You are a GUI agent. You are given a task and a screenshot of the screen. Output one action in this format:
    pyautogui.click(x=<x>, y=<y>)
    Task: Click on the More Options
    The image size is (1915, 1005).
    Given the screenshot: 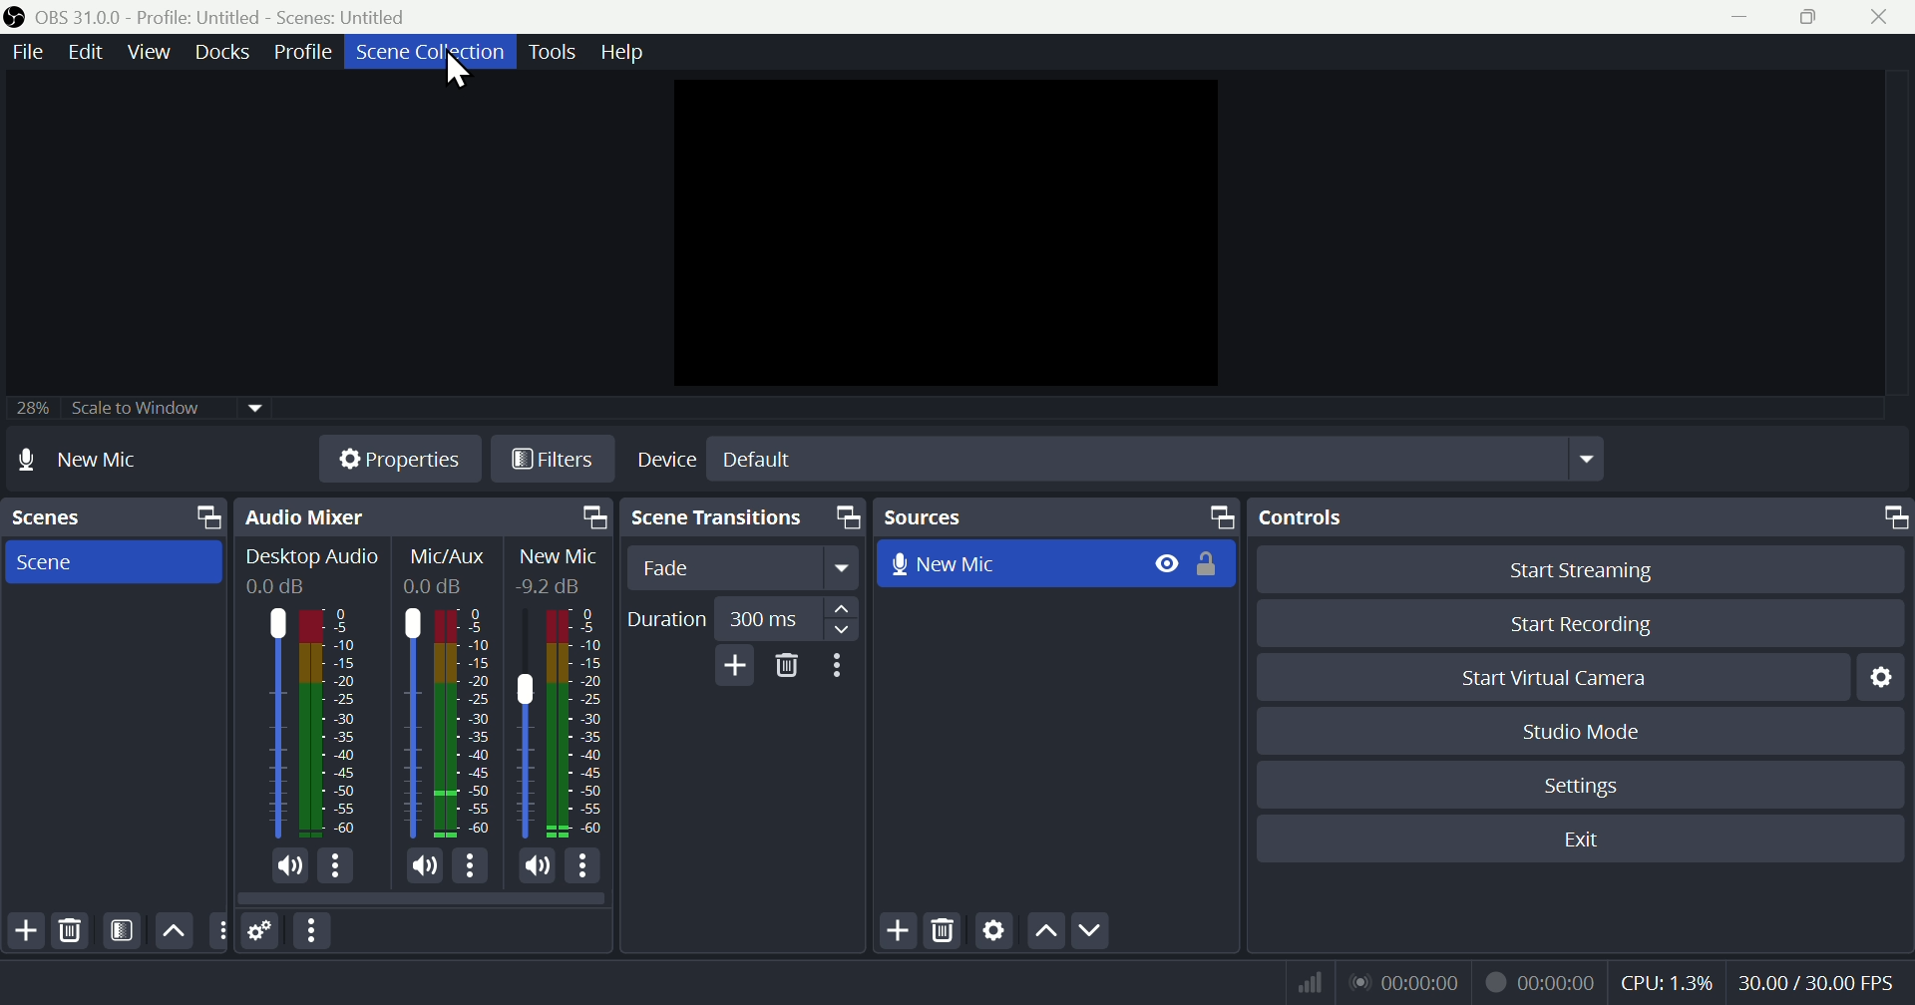 What is the action you would take?
    pyautogui.click(x=473, y=865)
    